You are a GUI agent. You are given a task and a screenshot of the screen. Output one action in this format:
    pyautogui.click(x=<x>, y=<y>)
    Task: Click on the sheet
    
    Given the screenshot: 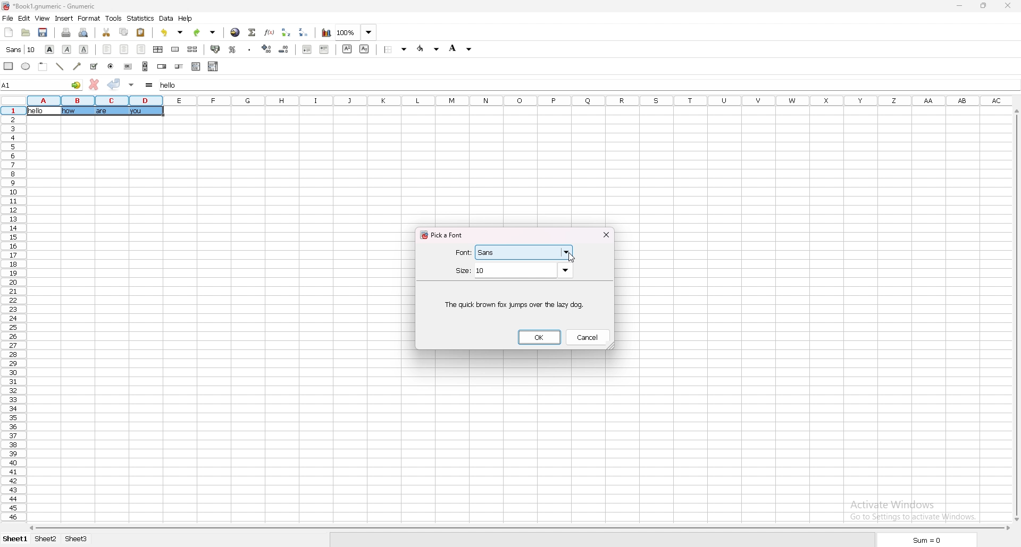 What is the action you would take?
    pyautogui.click(x=78, y=539)
    